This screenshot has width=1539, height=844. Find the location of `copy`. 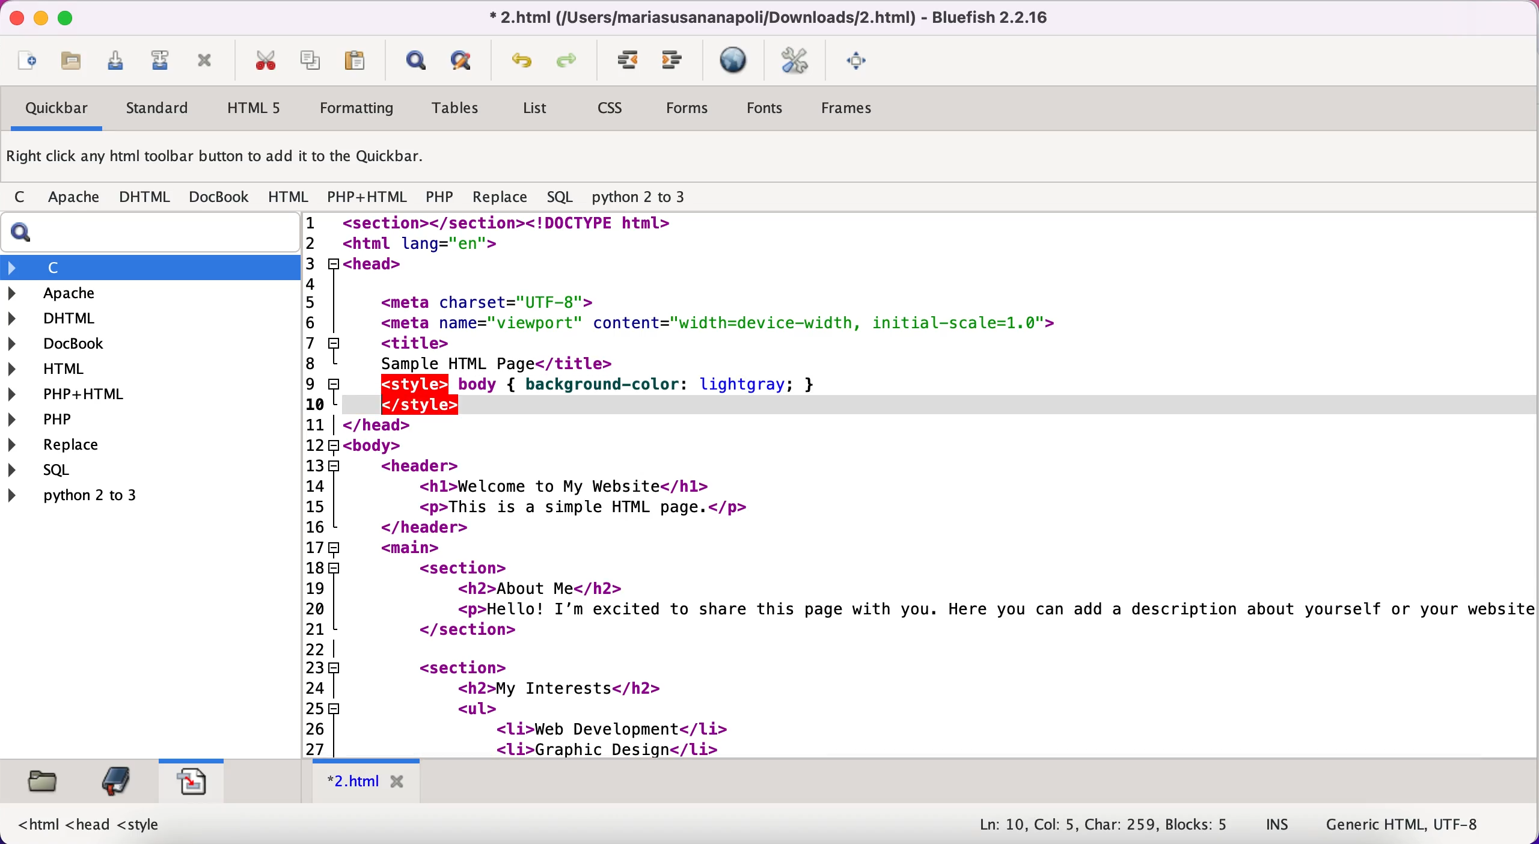

copy is located at coordinates (313, 60).